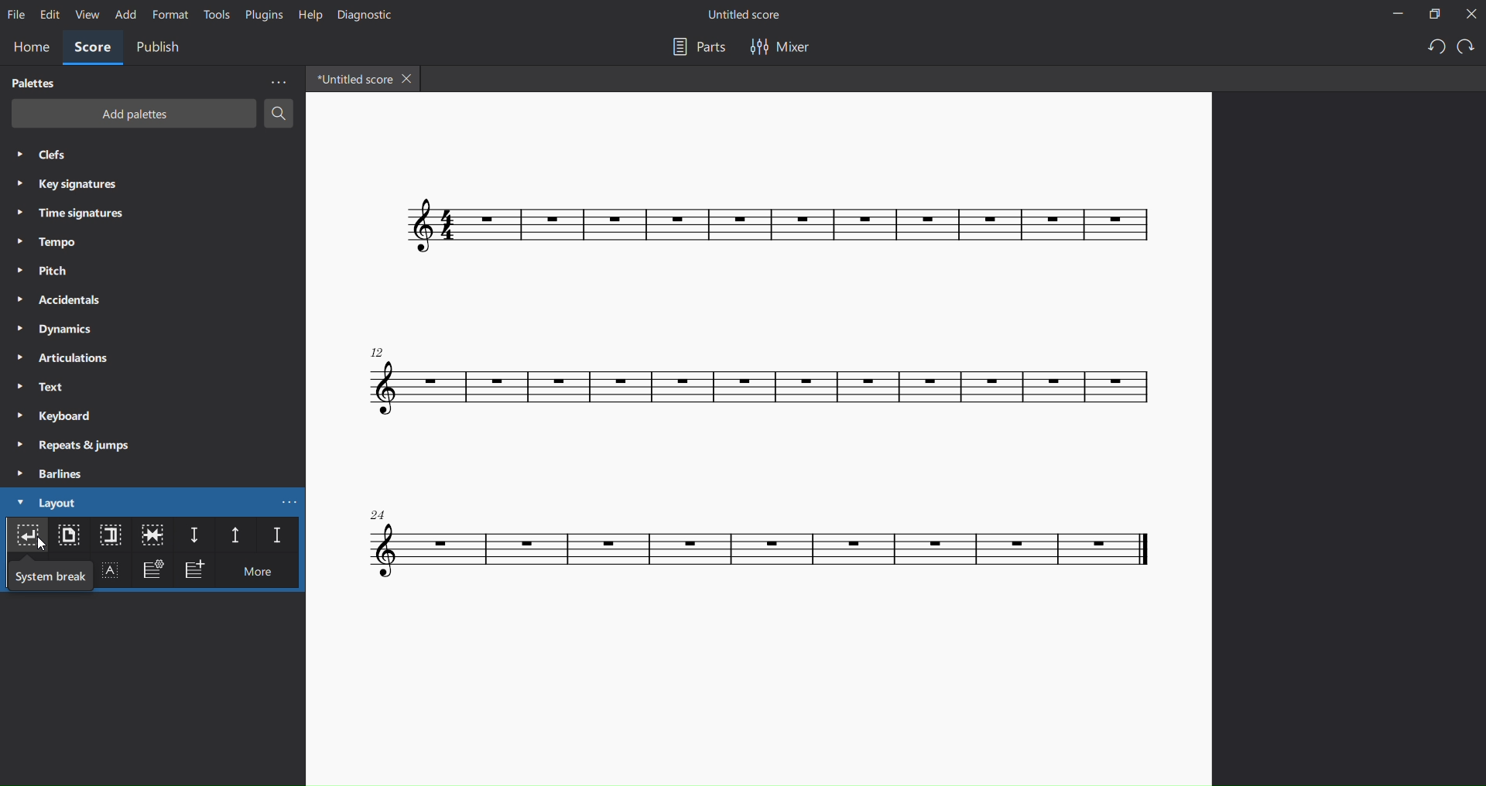 The height and width of the screenshot is (786, 1486). What do you see at coordinates (63, 358) in the screenshot?
I see `articulations` at bounding box center [63, 358].